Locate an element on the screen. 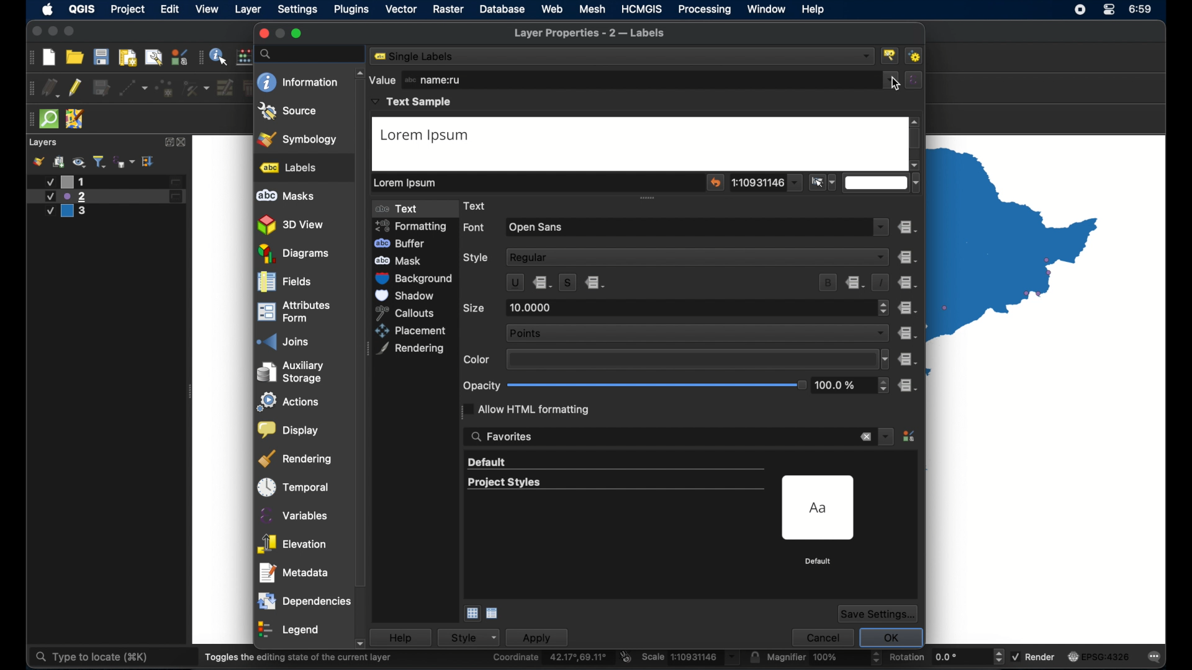  auxilliary storage is located at coordinates (294, 368).